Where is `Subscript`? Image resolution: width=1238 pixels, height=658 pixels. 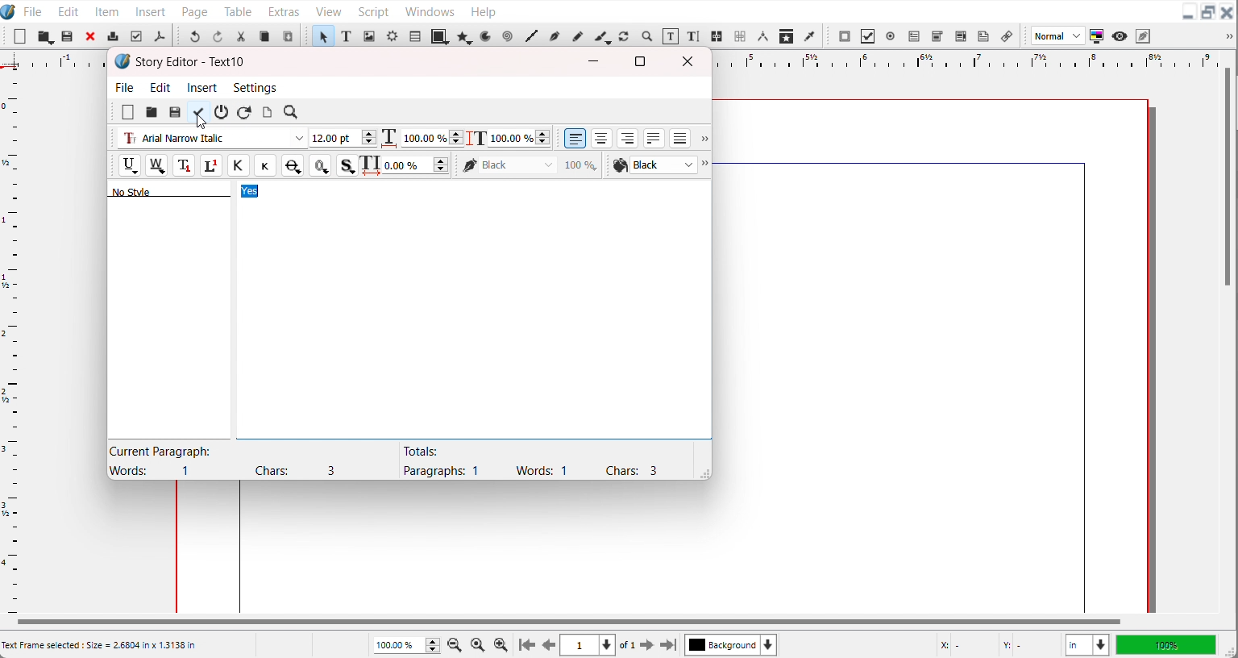 Subscript is located at coordinates (184, 165).